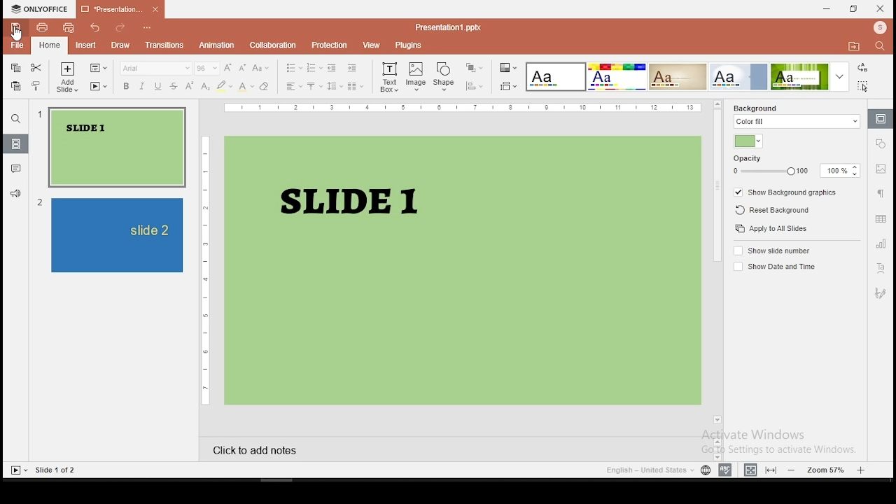 The width and height of the screenshot is (896, 504). Describe the element at coordinates (16, 192) in the screenshot. I see `feedback and support` at that location.